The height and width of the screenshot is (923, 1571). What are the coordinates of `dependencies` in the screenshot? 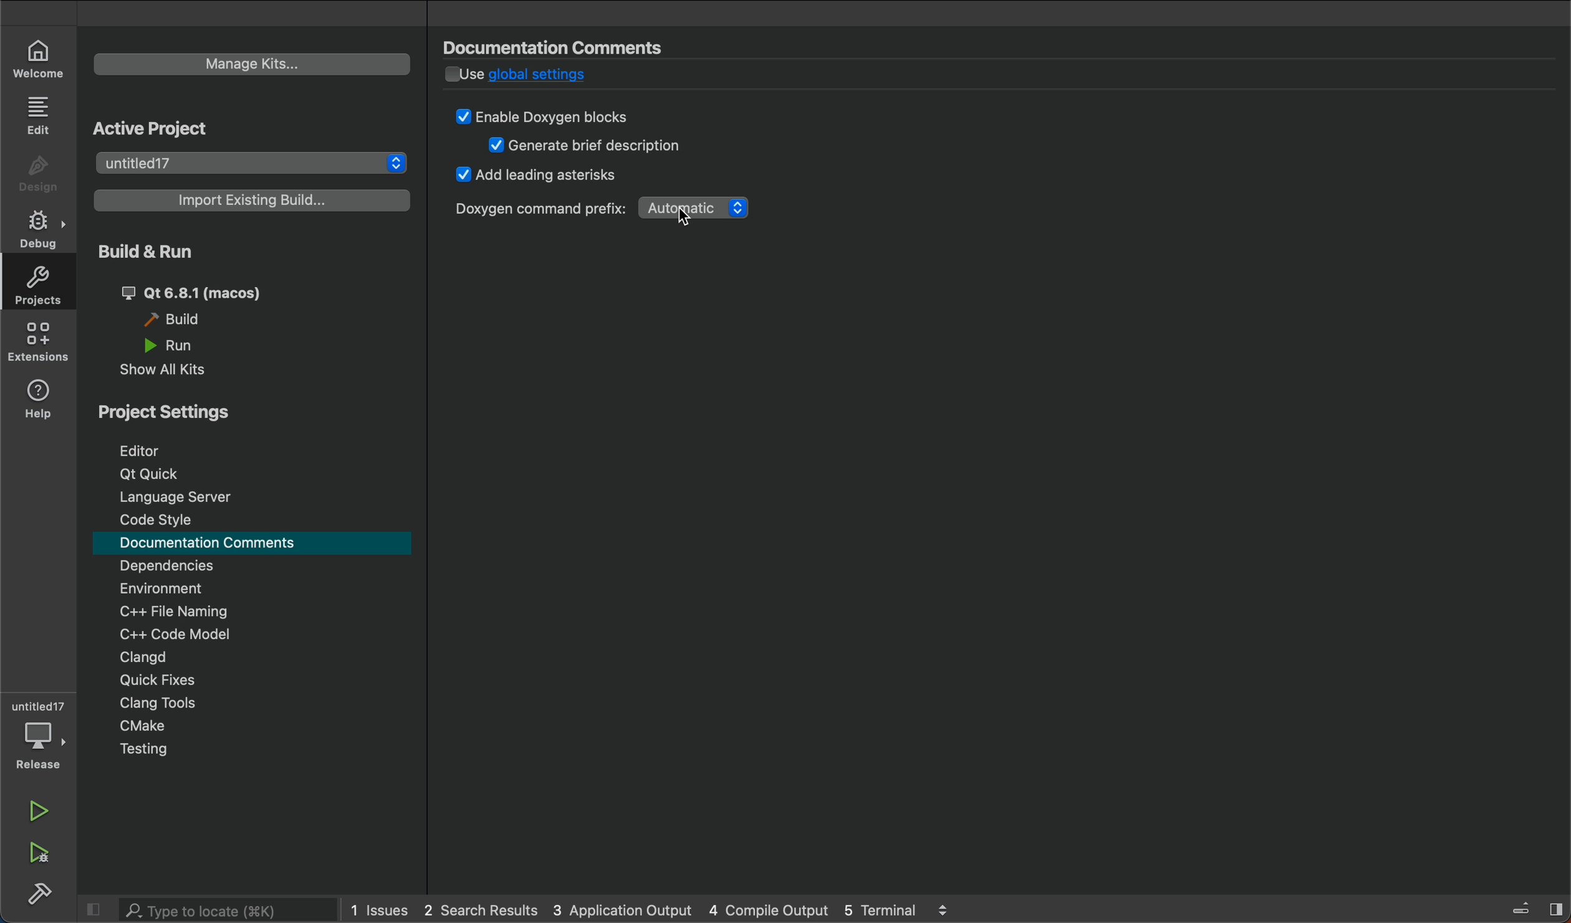 It's located at (176, 566).